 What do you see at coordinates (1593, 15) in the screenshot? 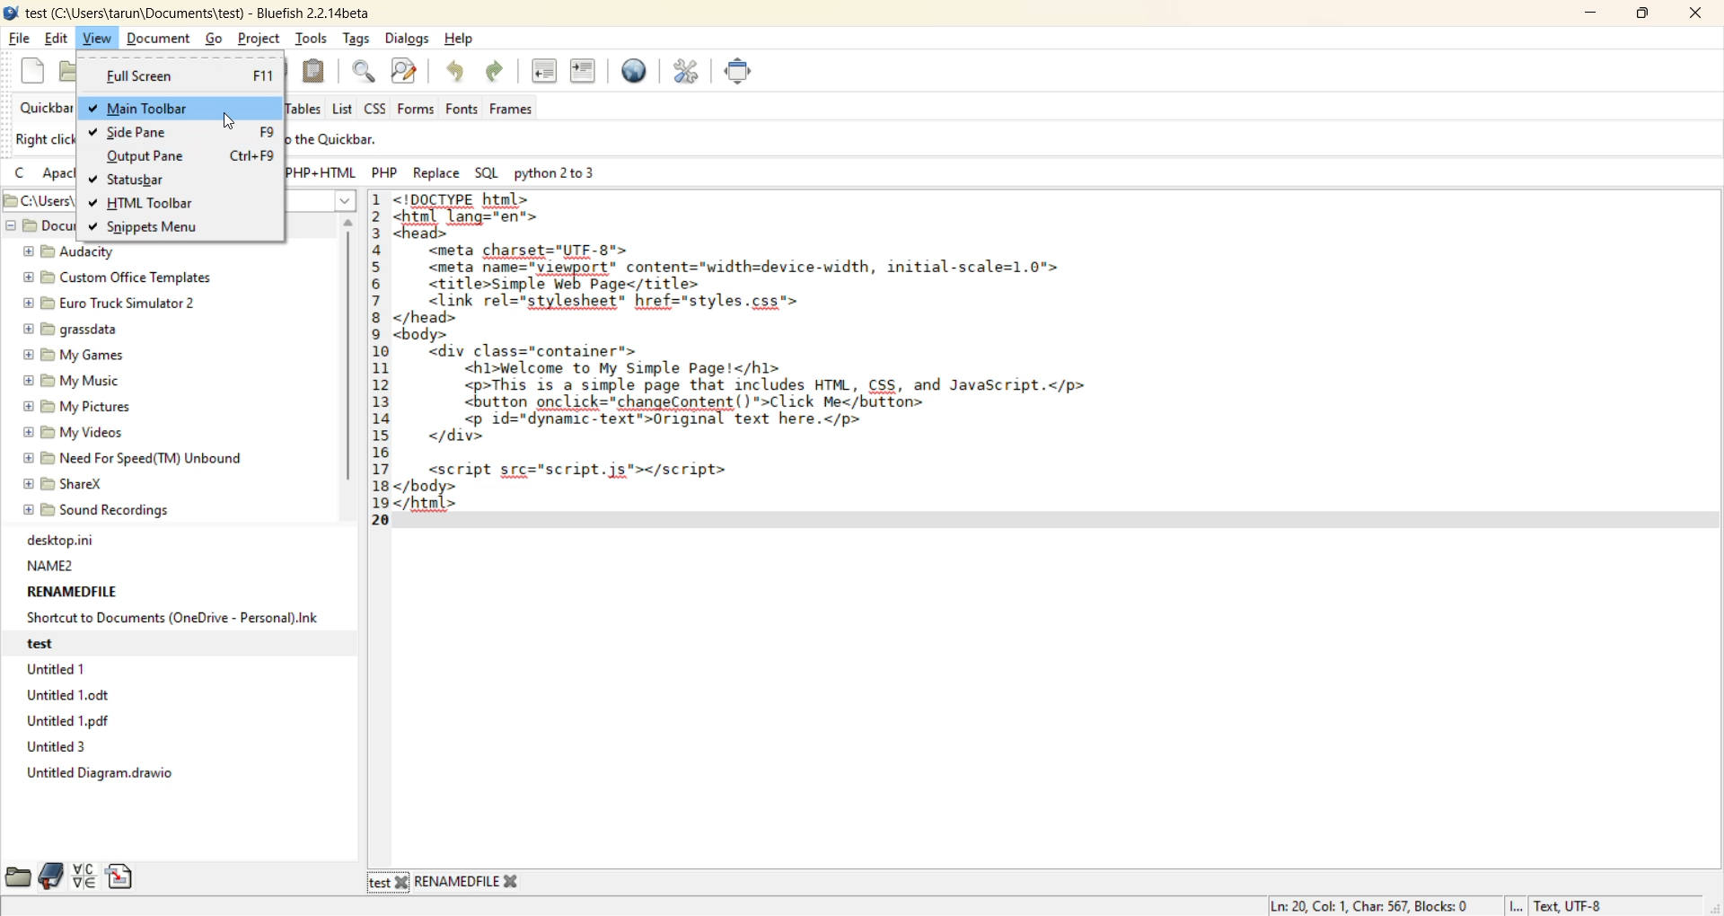
I see `minimize` at bounding box center [1593, 15].